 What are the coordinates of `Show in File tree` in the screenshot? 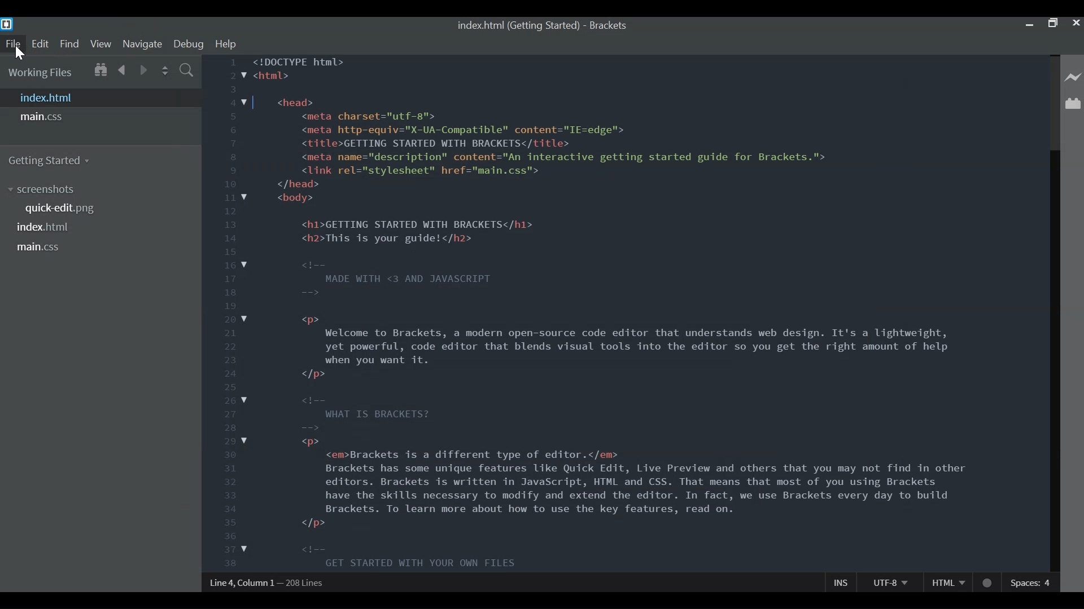 It's located at (100, 69).